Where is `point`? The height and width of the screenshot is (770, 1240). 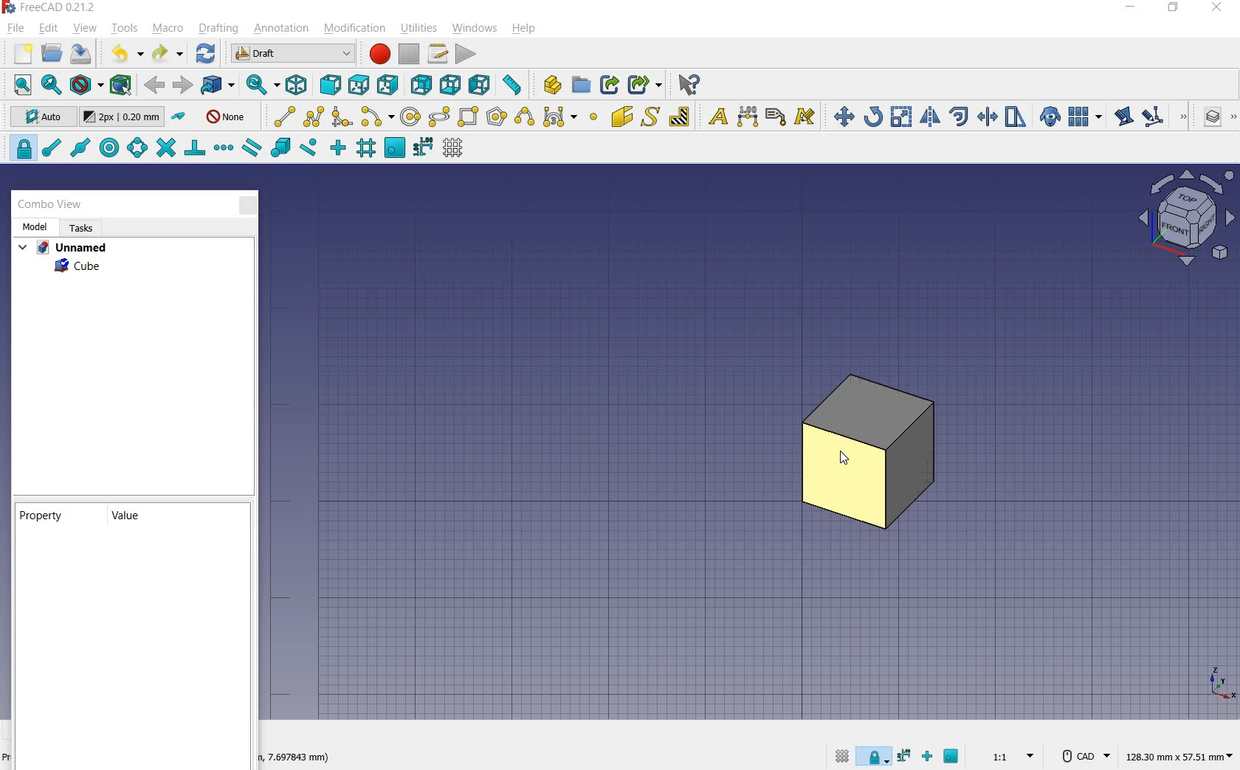 point is located at coordinates (593, 118).